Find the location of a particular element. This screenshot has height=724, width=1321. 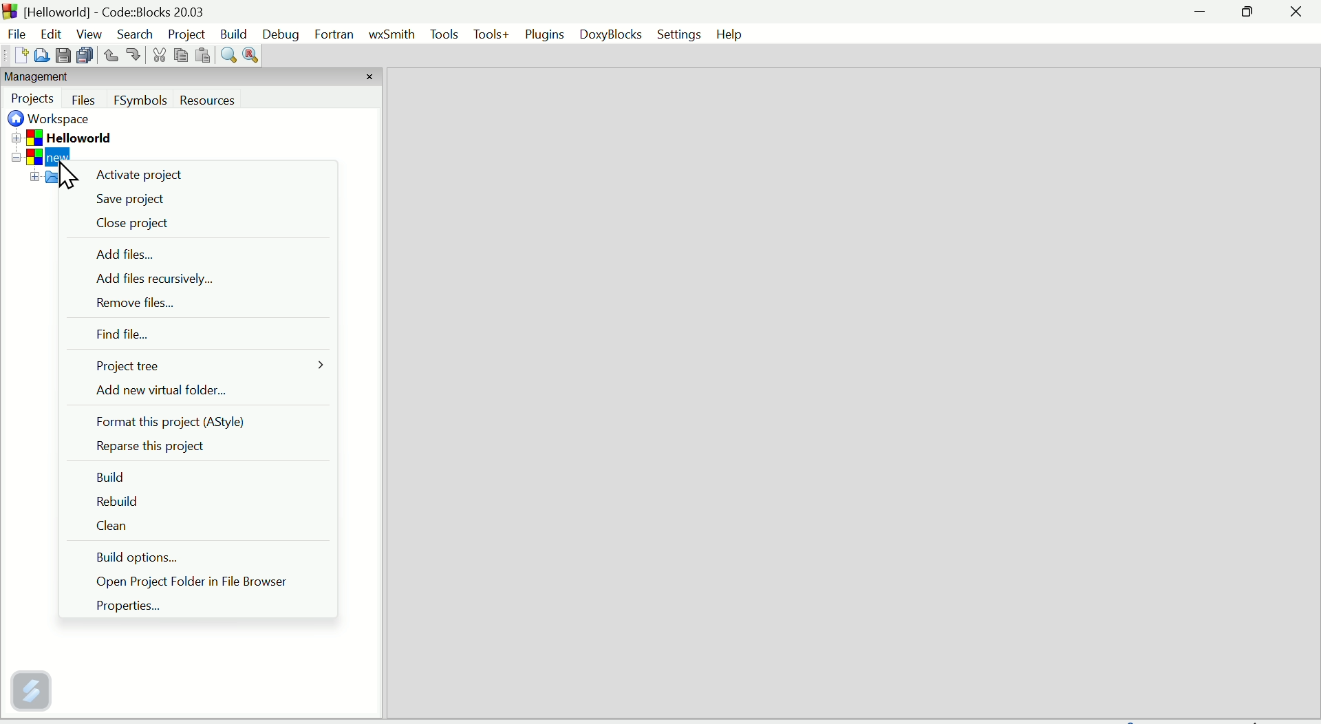

Save is located at coordinates (64, 55).